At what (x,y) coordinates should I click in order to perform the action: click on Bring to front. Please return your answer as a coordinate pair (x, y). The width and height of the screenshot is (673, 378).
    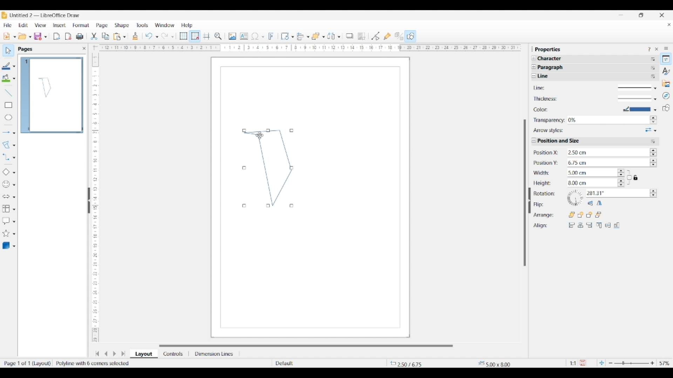
    Looking at the image, I should click on (572, 215).